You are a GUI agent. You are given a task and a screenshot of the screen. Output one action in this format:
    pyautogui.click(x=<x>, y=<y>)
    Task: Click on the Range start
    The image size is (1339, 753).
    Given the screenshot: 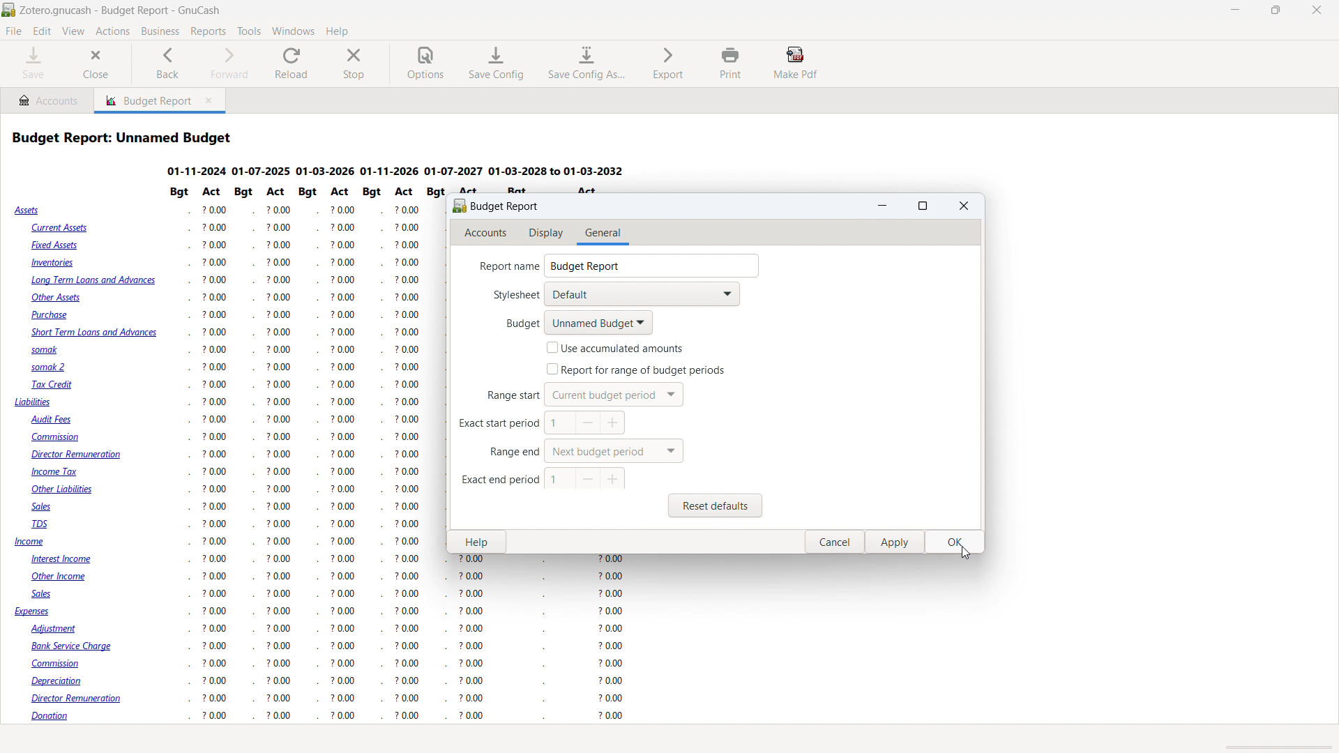 What is the action you would take?
    pyautogui.click(x=504, y=397)
    